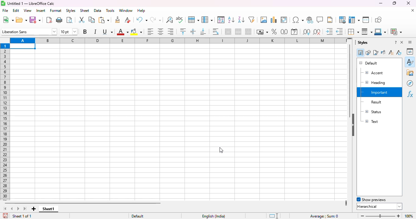 This screenshot has width=416, height=219. I want to click on freeze rows and columns, so click(354, 20).